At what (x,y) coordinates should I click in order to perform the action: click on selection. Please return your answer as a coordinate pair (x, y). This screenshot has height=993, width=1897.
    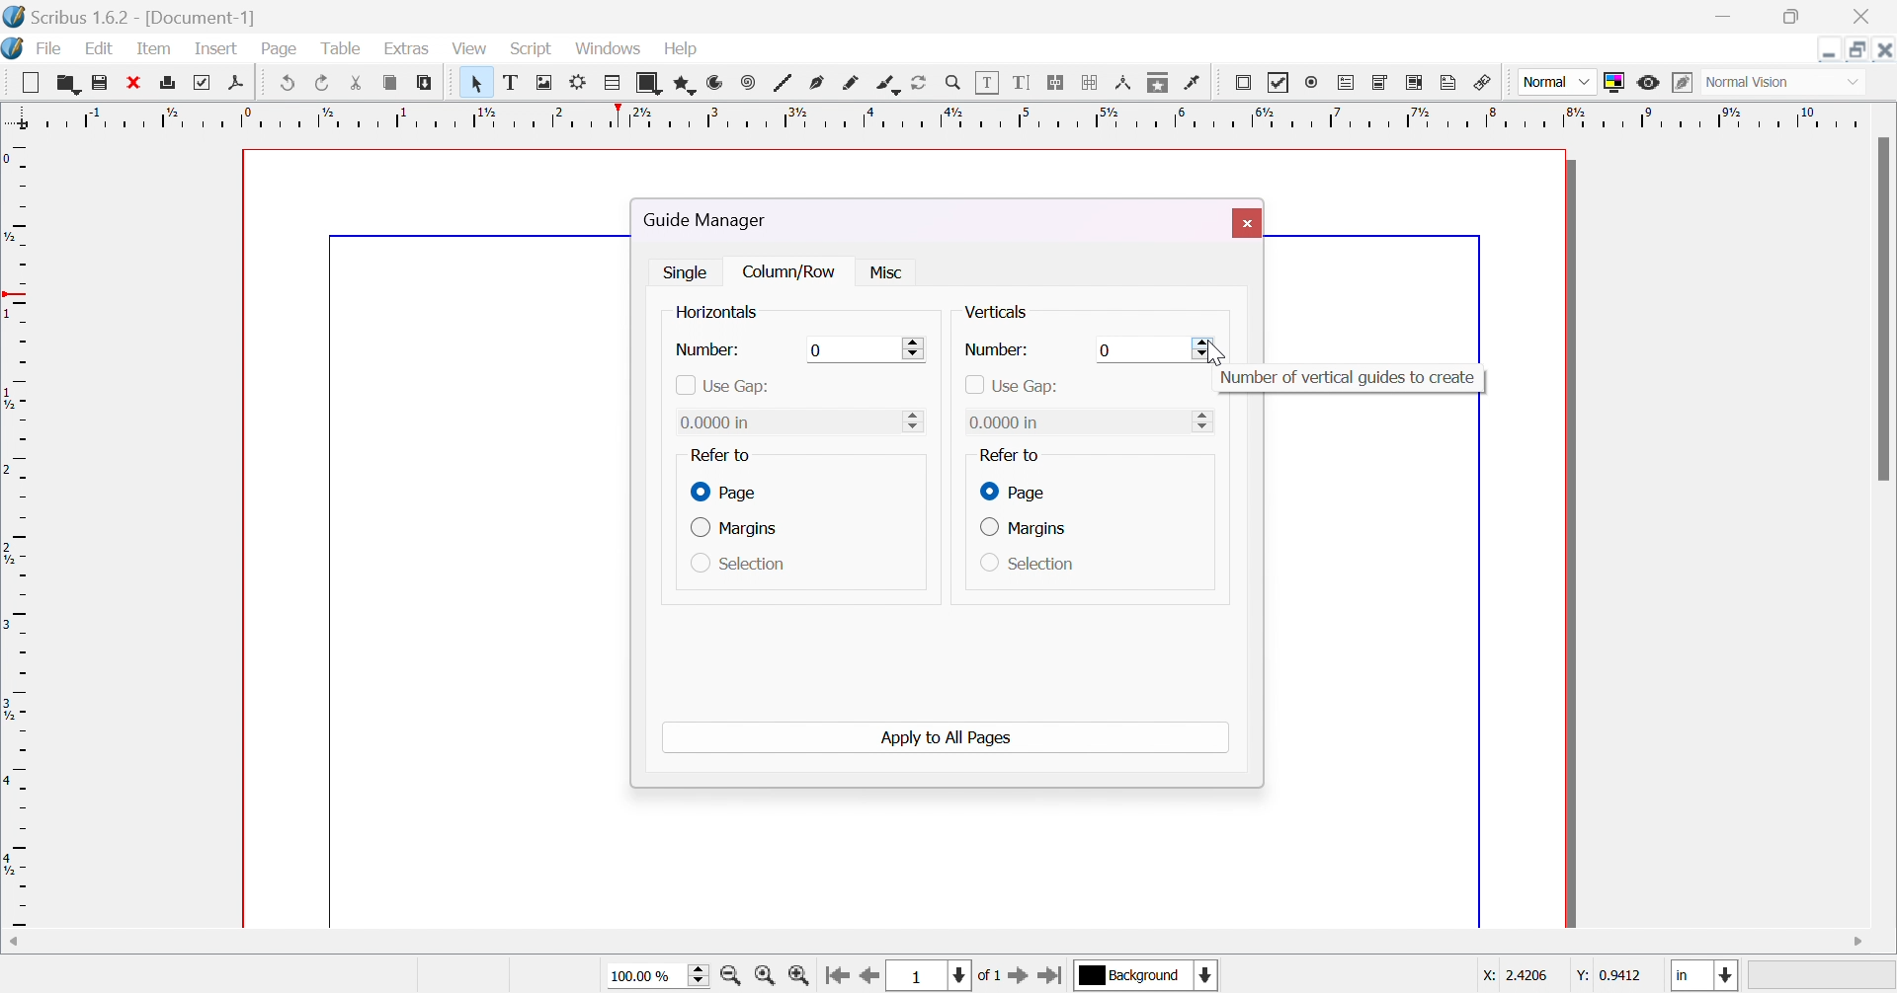
    Looking at the image, I should click on (1029, 564).